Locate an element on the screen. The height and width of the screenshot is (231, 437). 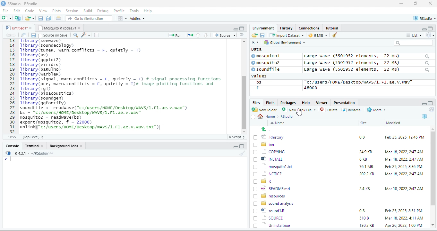
more is located at coordinates (433, 117).